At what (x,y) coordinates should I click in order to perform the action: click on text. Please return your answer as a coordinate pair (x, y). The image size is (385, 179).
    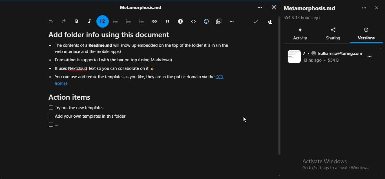
    Looking at the image, I should click on (137, 79).